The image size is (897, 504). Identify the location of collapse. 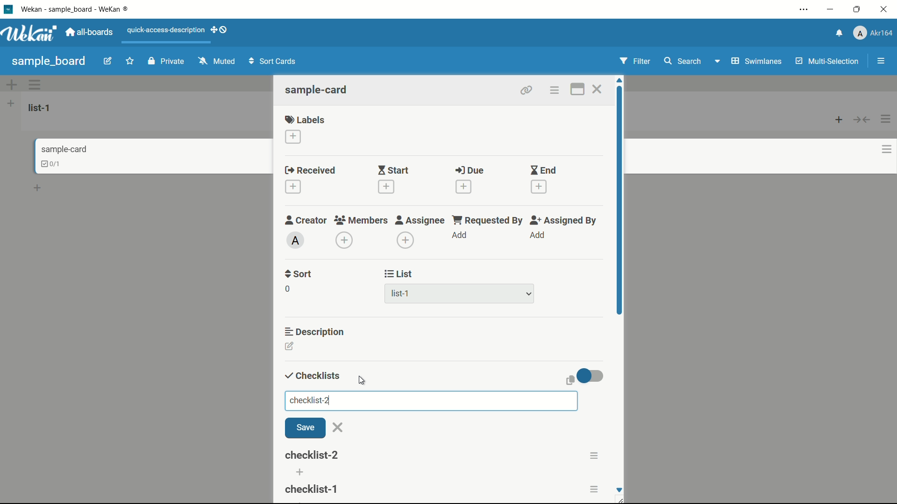
(862, 119).